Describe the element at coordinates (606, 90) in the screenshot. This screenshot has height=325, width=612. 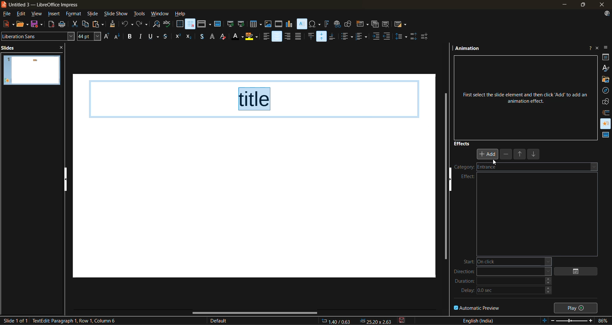
I see `navigator` at that location.